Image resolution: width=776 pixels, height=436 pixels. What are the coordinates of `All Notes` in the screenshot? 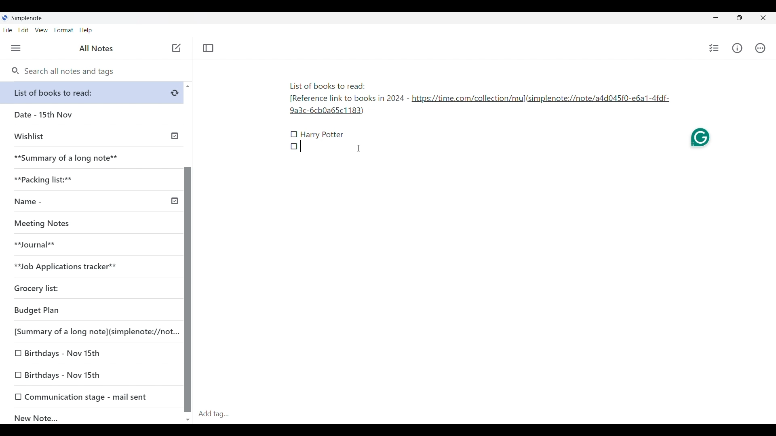 It's located at (95, 48).